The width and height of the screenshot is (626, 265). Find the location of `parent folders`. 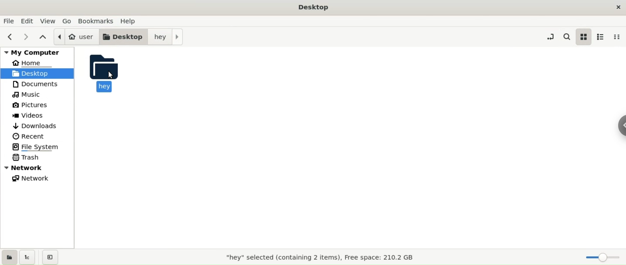

parent folders is located at coordinates (44, 38).